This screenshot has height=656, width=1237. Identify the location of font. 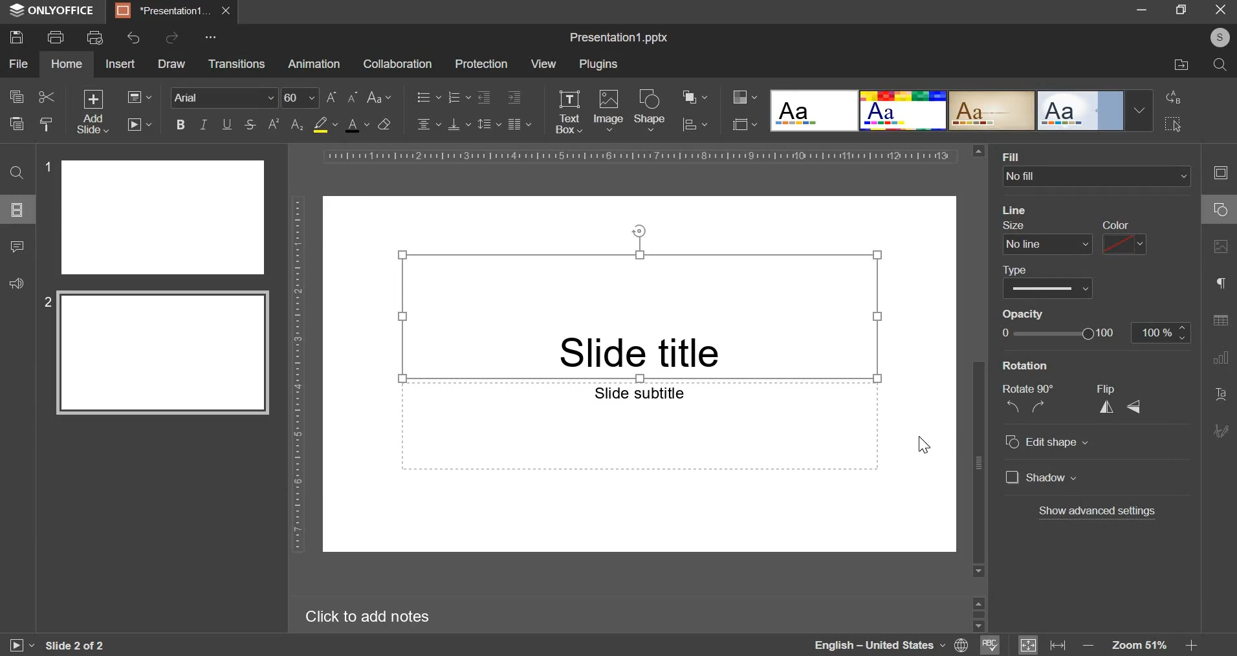
(225, 96).